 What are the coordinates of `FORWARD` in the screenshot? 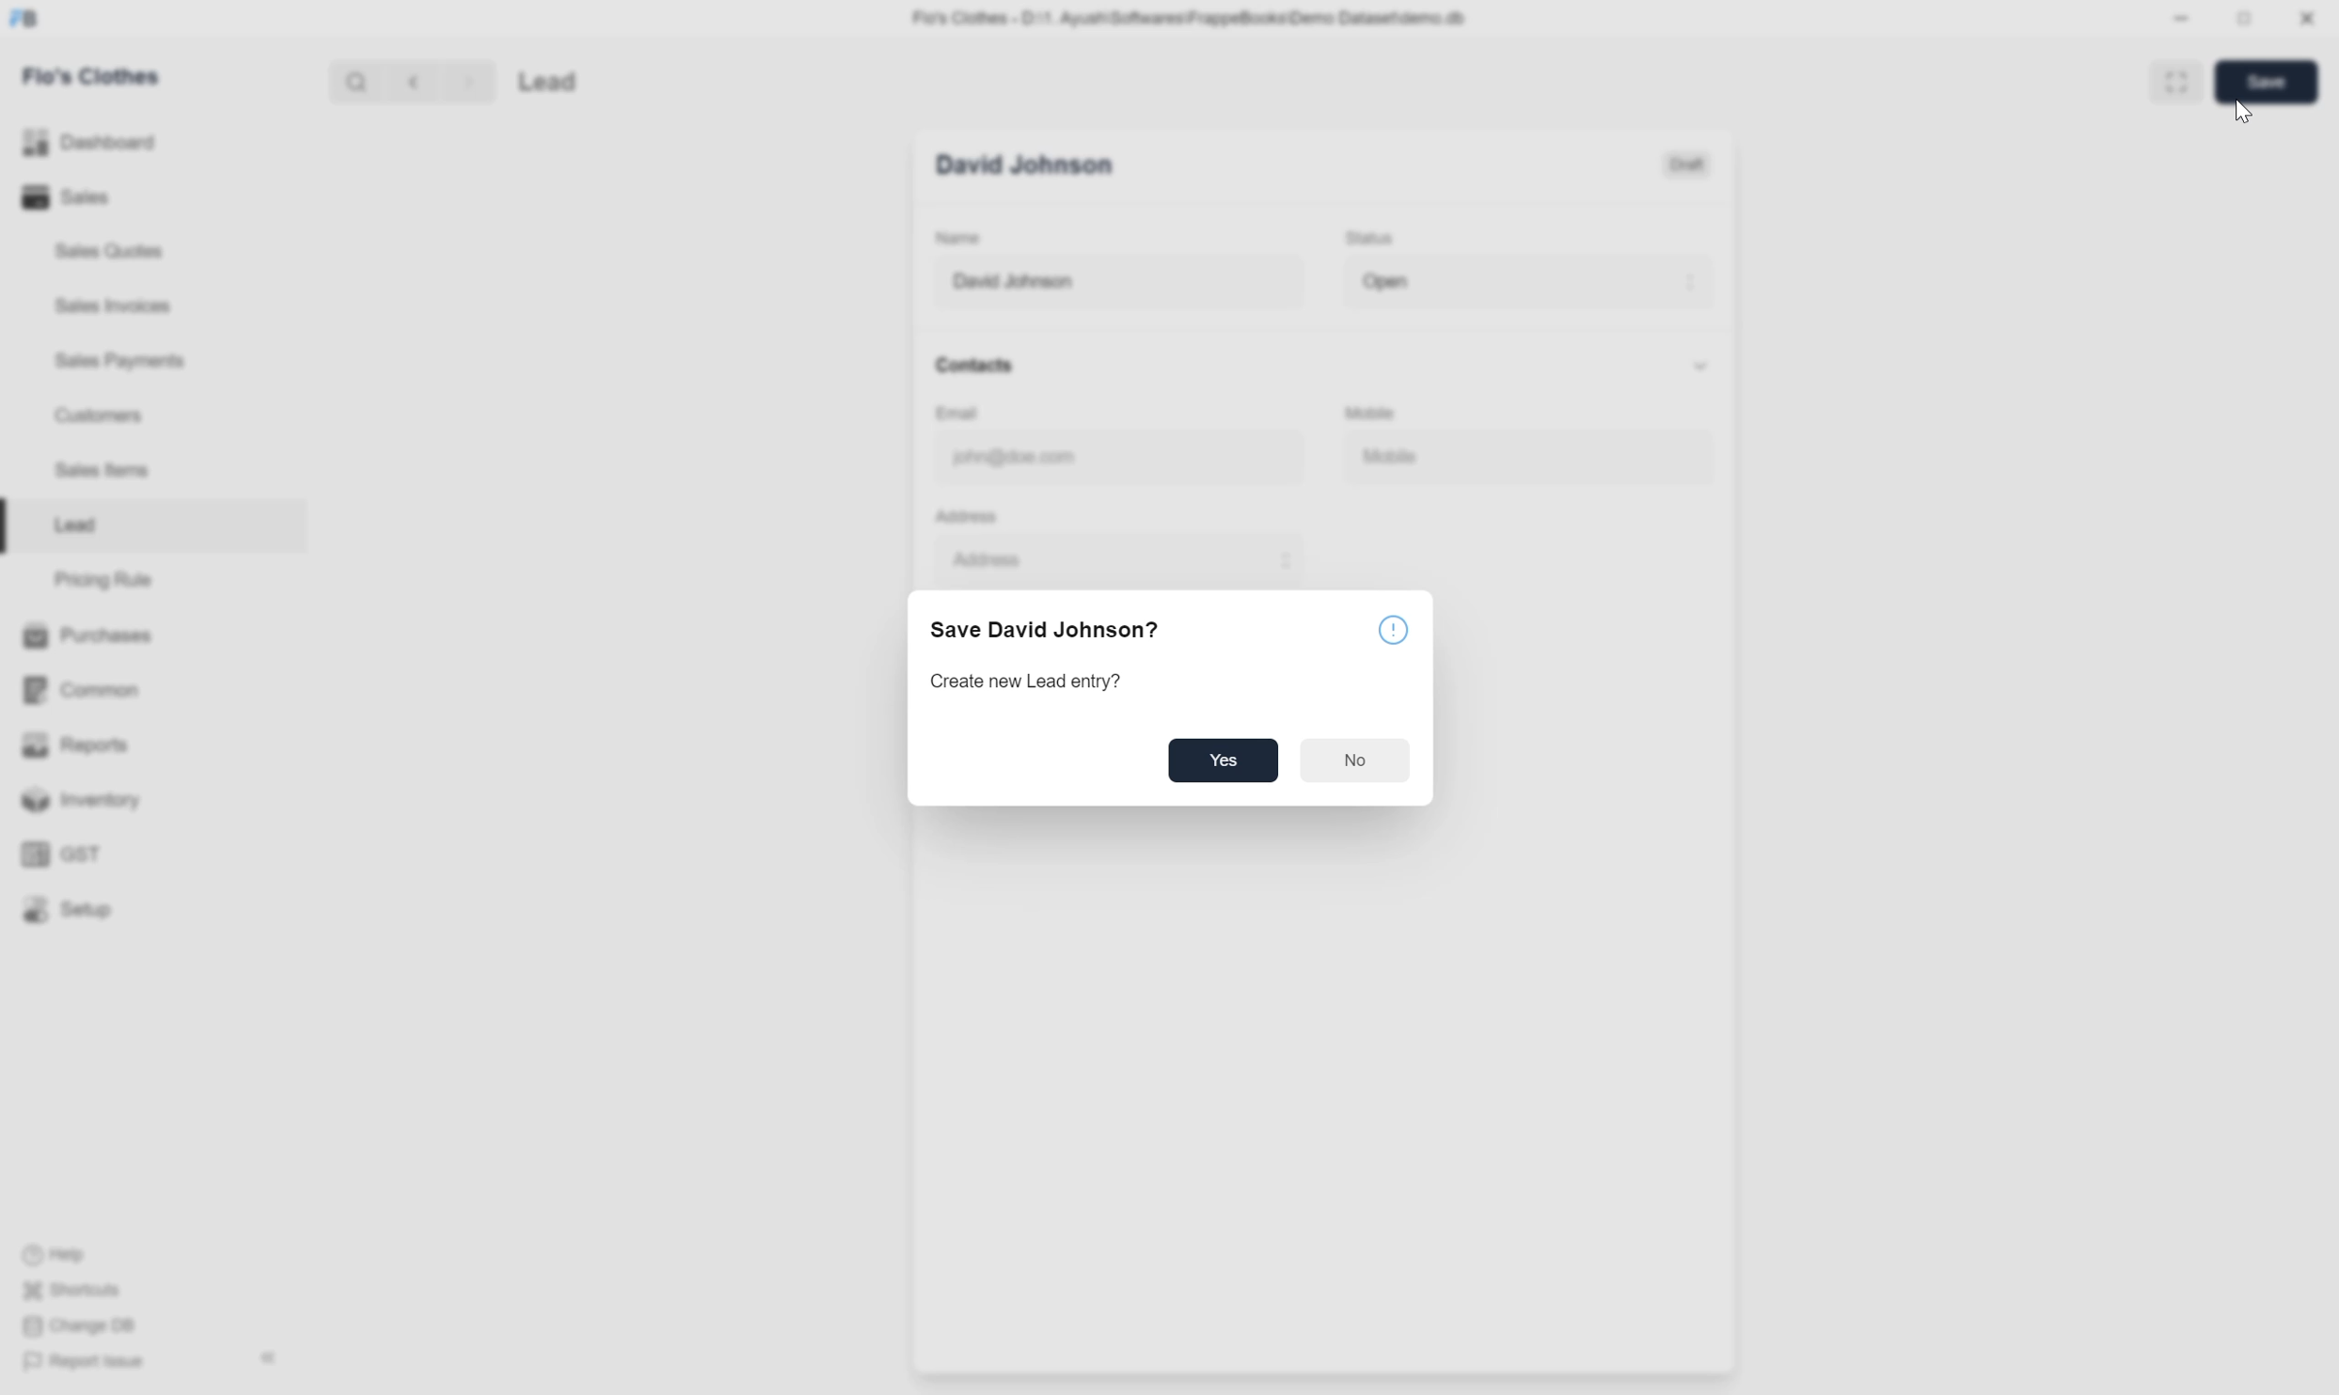 It's located at (472, 81).